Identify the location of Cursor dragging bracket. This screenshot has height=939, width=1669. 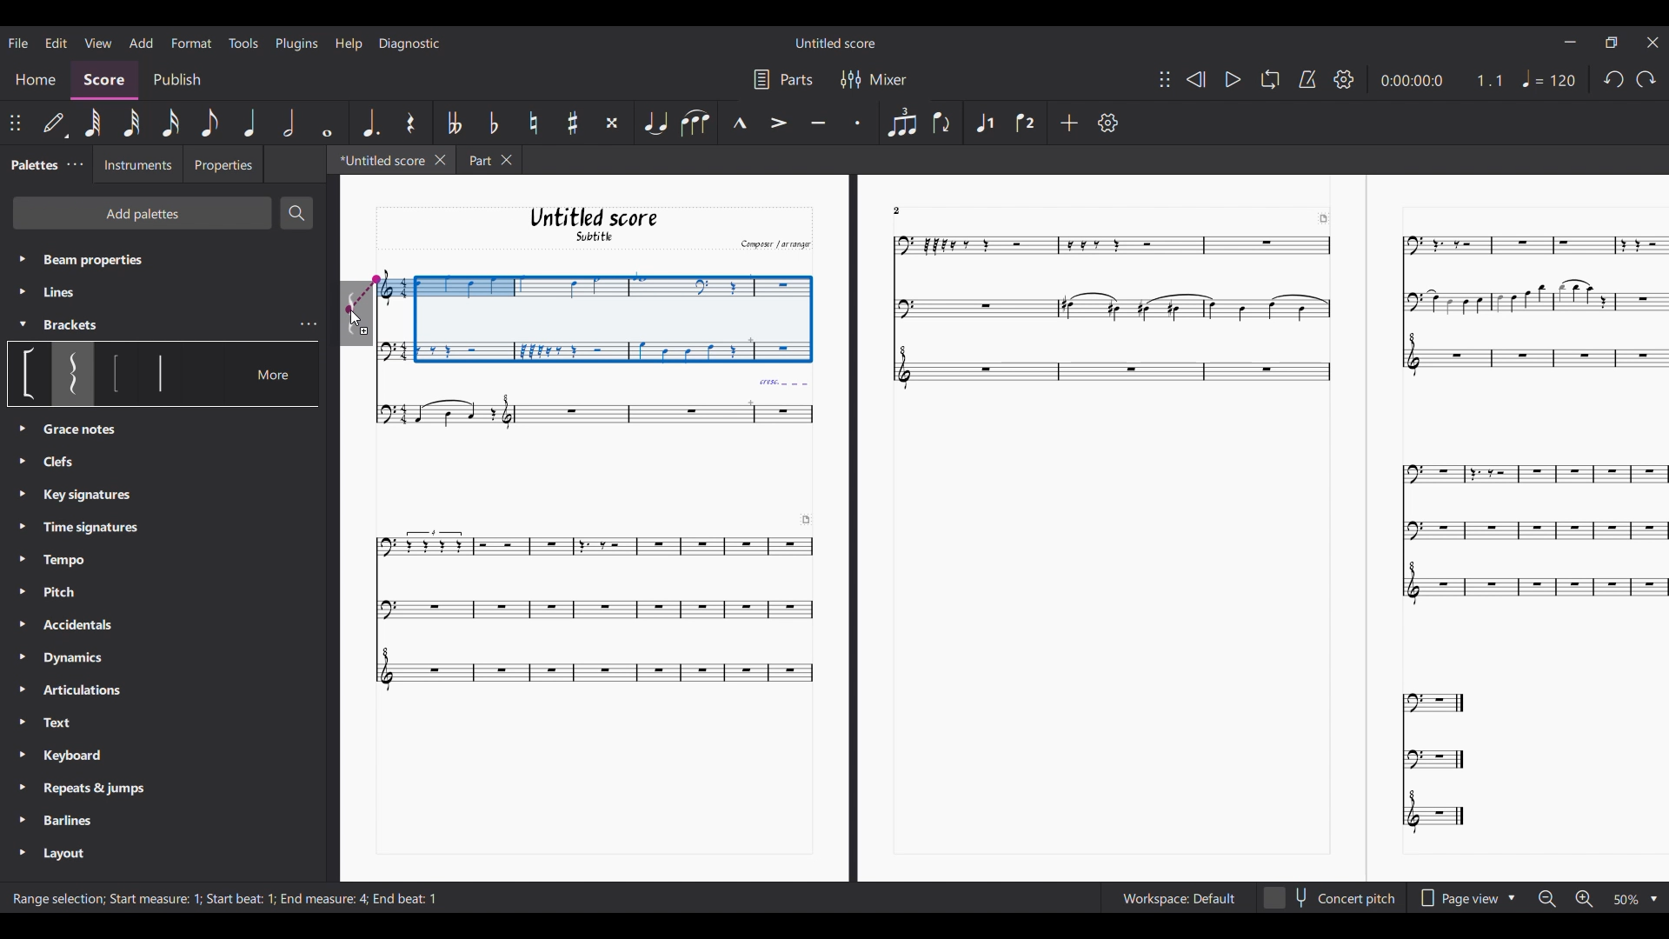
(356, 314).